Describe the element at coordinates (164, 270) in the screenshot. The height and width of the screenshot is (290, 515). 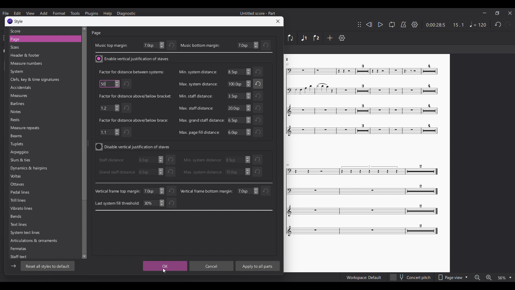
I see `Cursor` at that location.